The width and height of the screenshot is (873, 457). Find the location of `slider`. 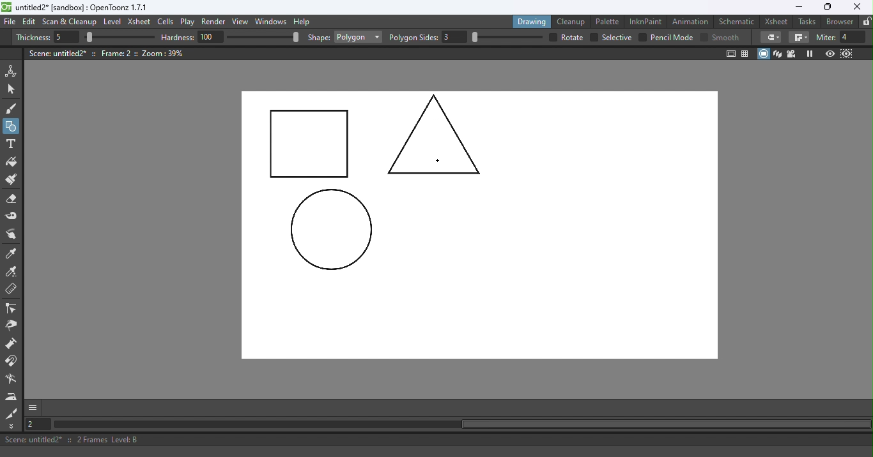

slider is located at coordinates (263, 36).